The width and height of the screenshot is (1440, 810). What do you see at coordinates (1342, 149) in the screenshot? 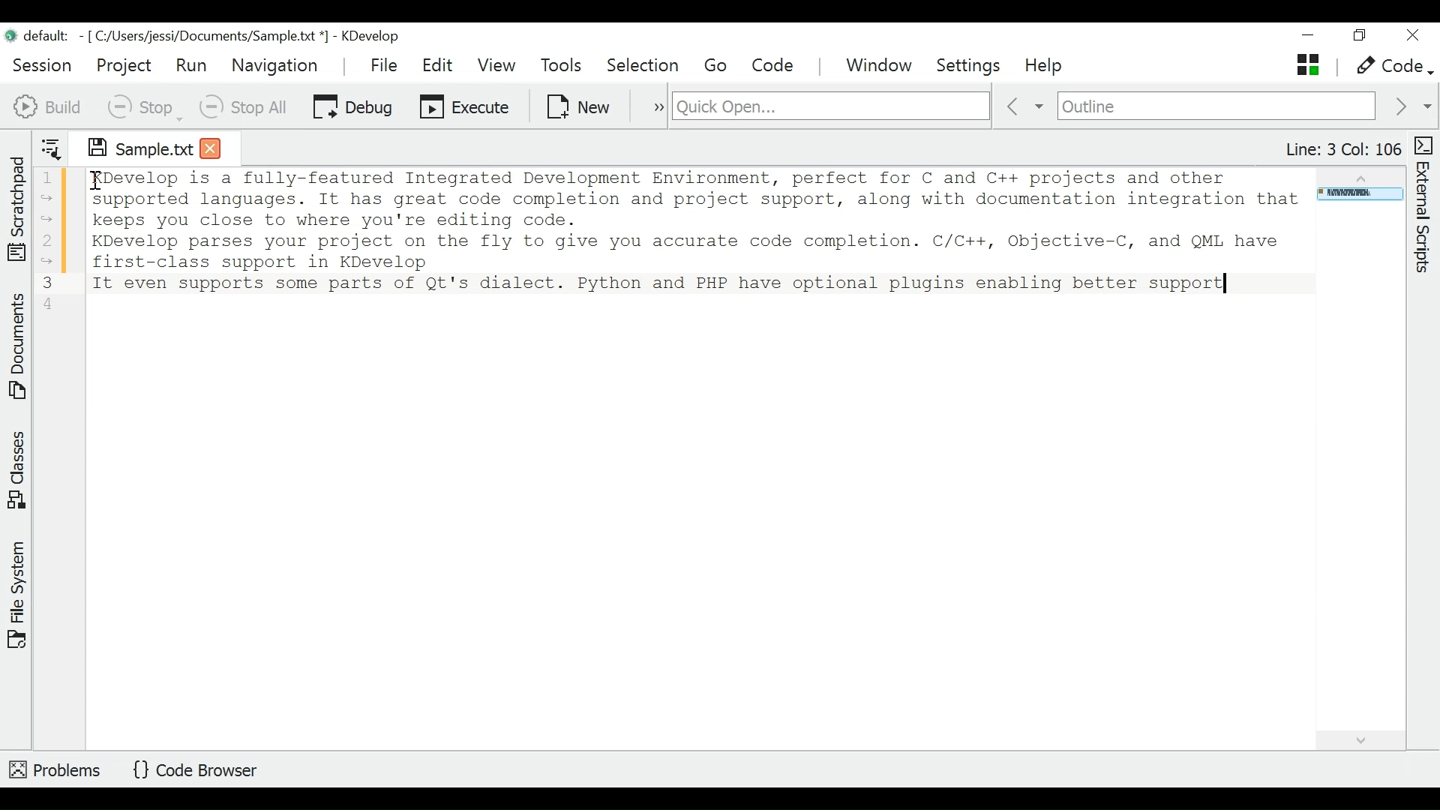
I see `Line: 3 Col: 106` at bounding box center [1342, 149].